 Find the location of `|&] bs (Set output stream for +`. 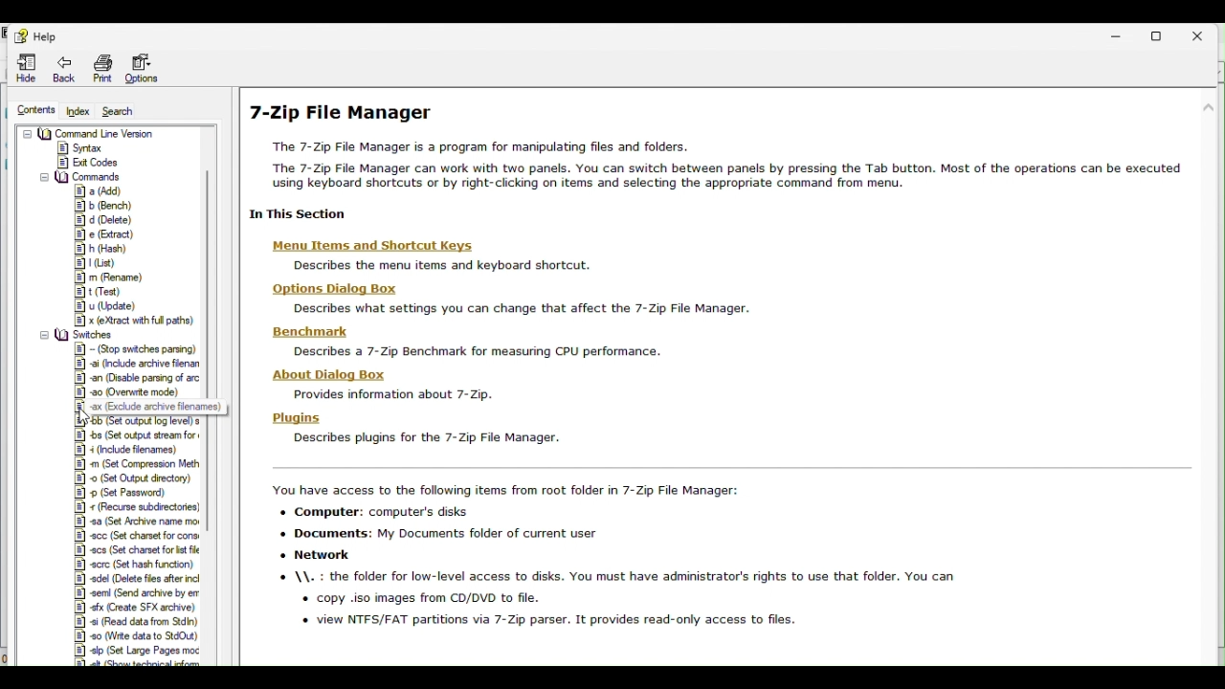

|&] bs (Set output stream for + is located at coordinates (138, 434).